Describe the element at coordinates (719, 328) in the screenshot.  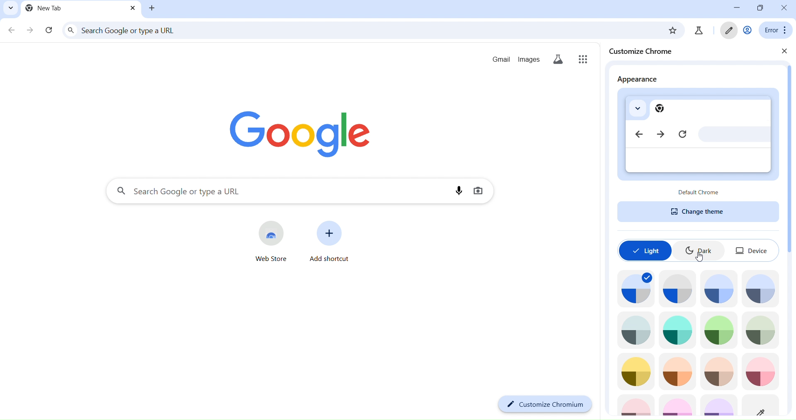
I see `theme icon` at that location.